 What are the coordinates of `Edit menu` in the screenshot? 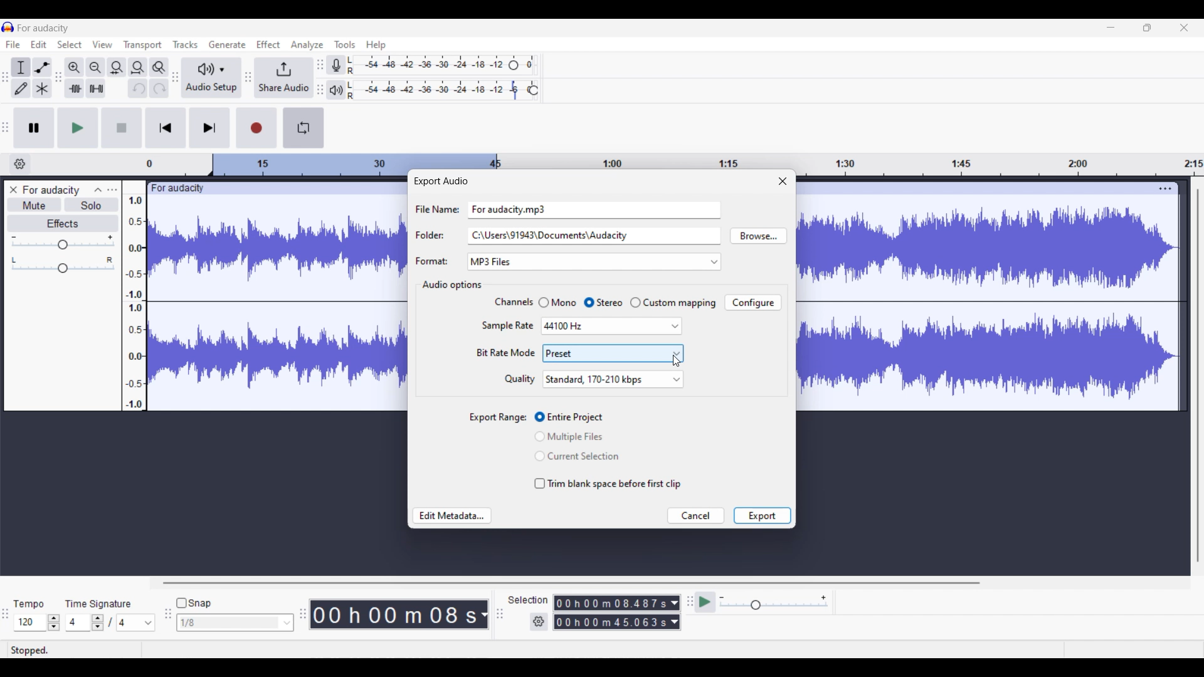 It's located at (38, 45).